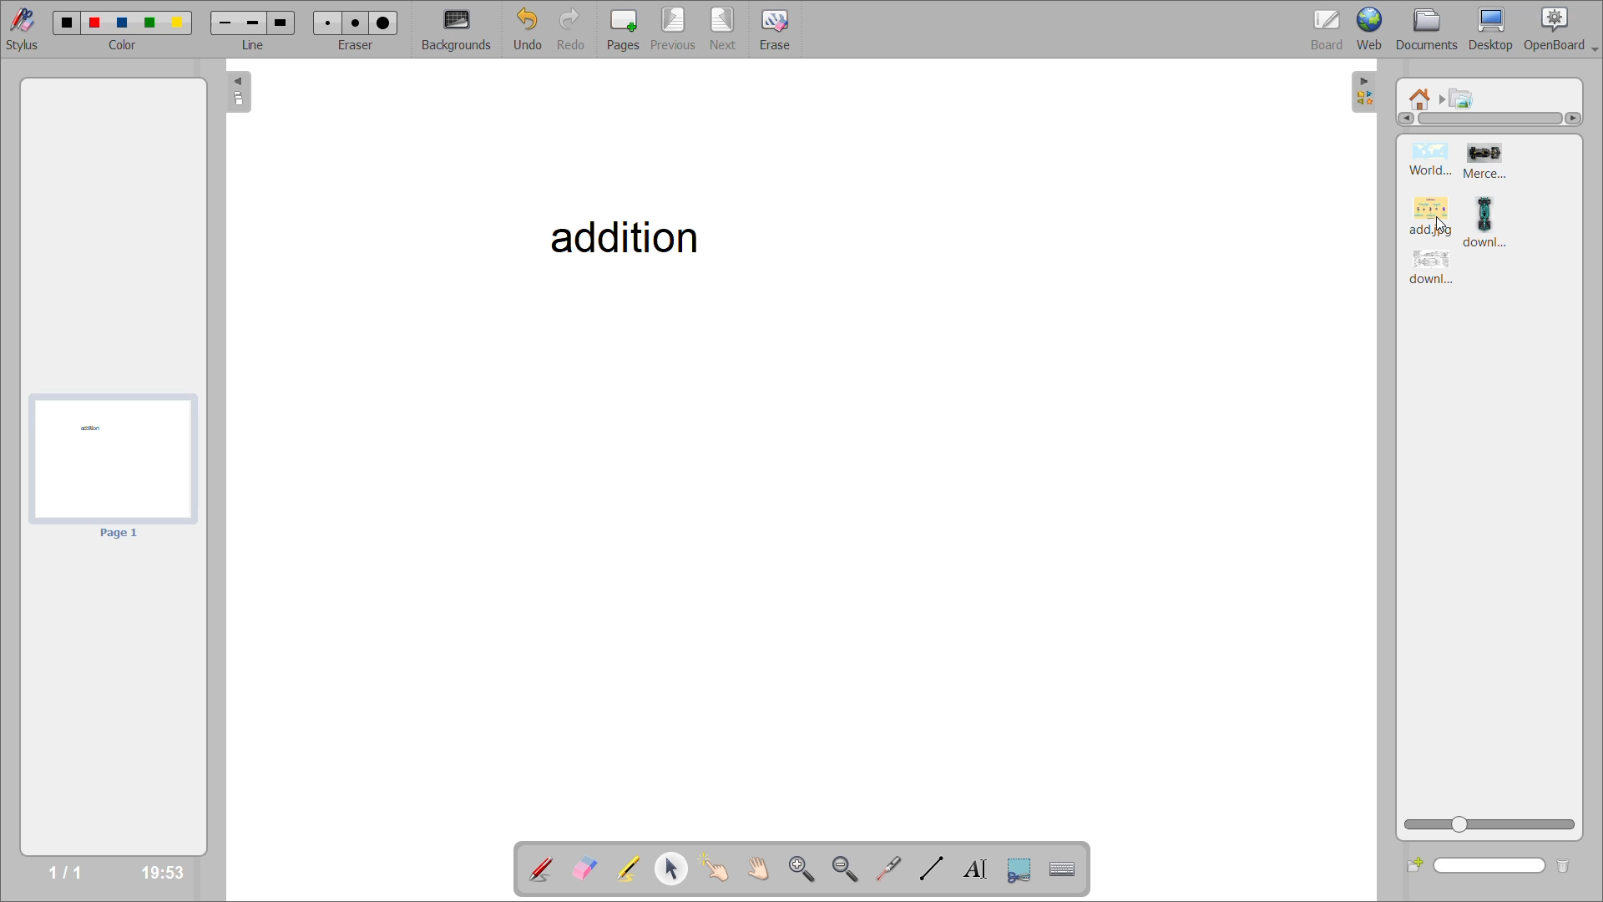 The height and width of the screenshot is (902, 1603). Describe the element at coordinates (384, 22) in the screenshot. I see `eraser 3` at that location.